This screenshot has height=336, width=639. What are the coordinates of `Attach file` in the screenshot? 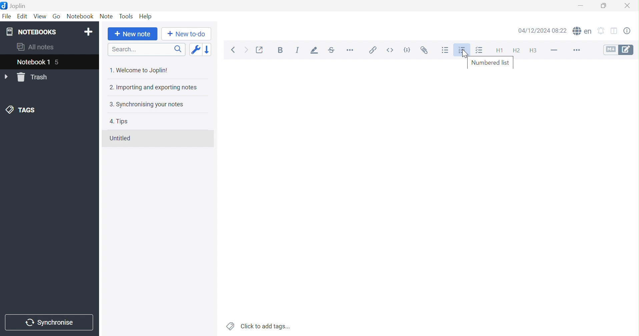 It's located at (424, 50).